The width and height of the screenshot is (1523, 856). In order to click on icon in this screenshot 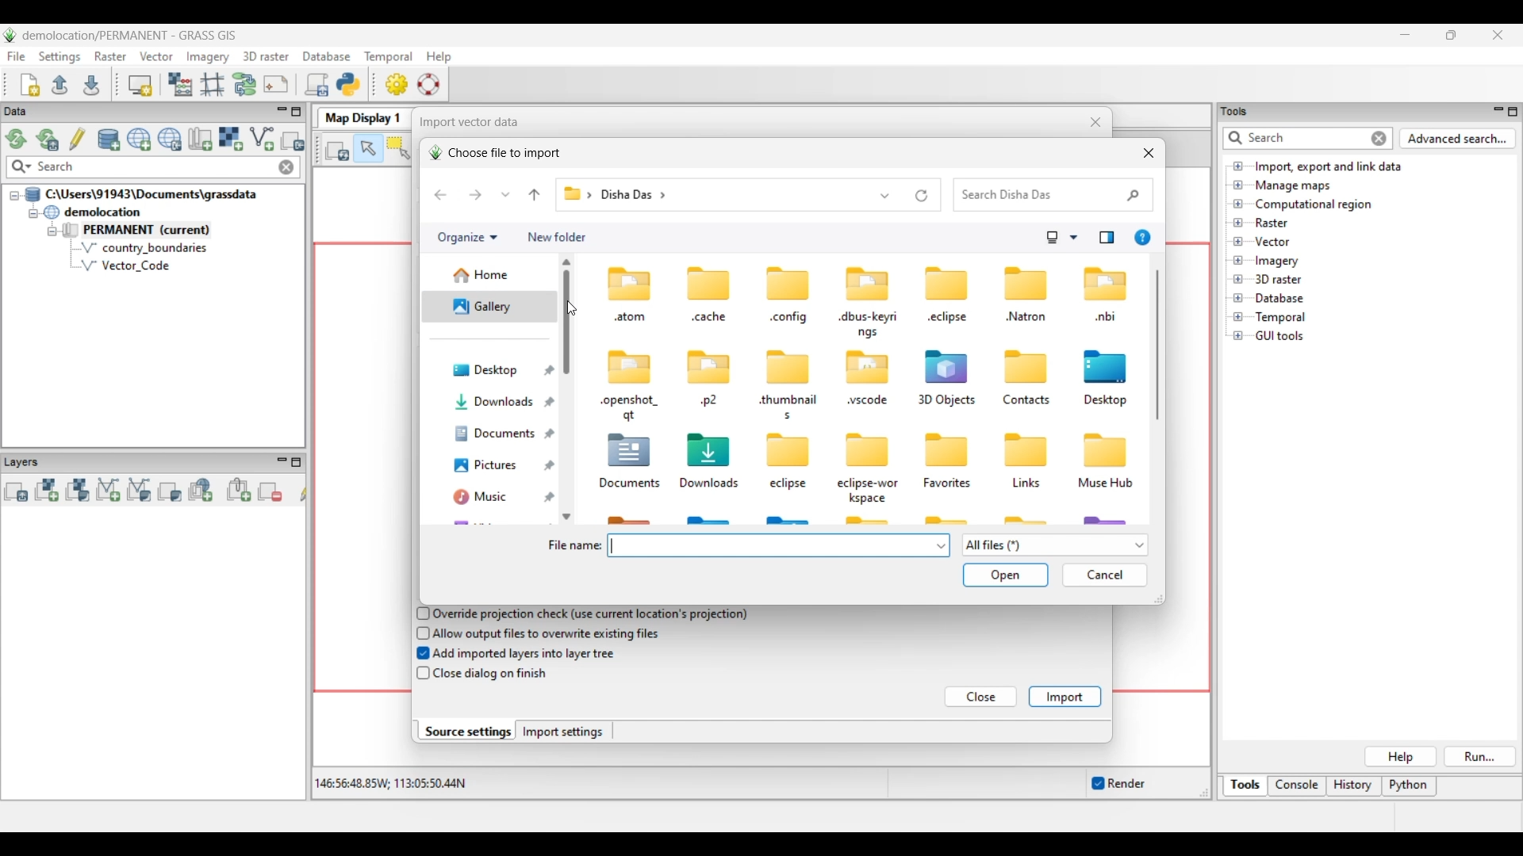, I will do `click(626, 281)`.